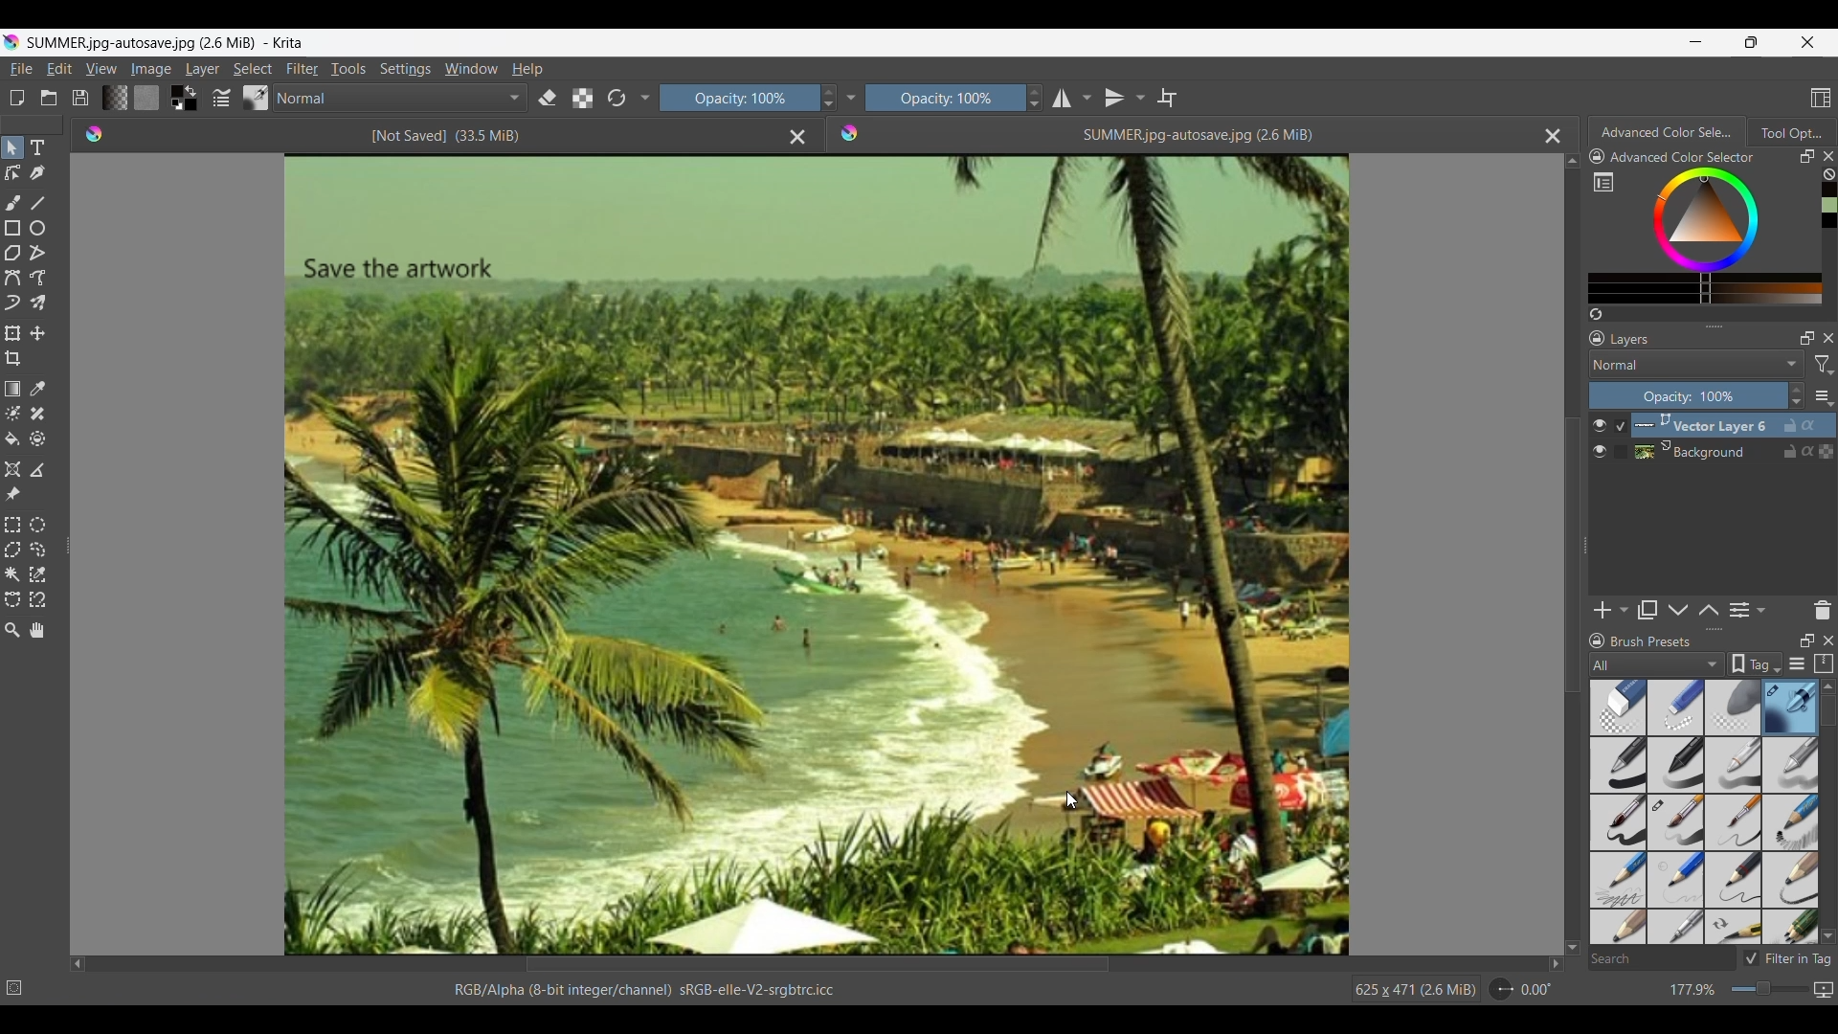  Describe the element at coordinates (12, 202) in the screenshot. I see `Freehand brush tool` at that location.